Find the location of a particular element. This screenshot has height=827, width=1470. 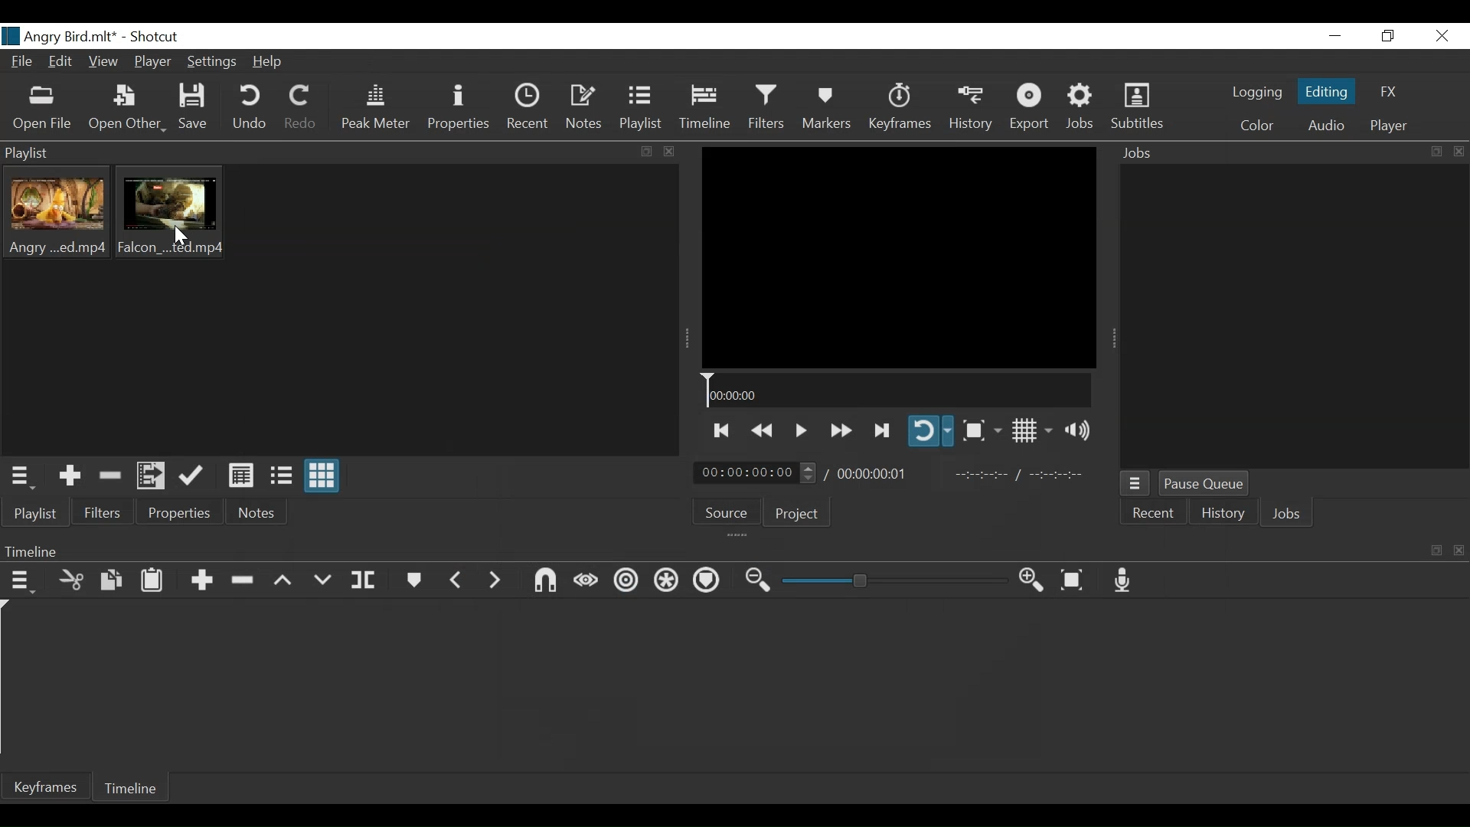

In point is located at coordinates (1025, 475).